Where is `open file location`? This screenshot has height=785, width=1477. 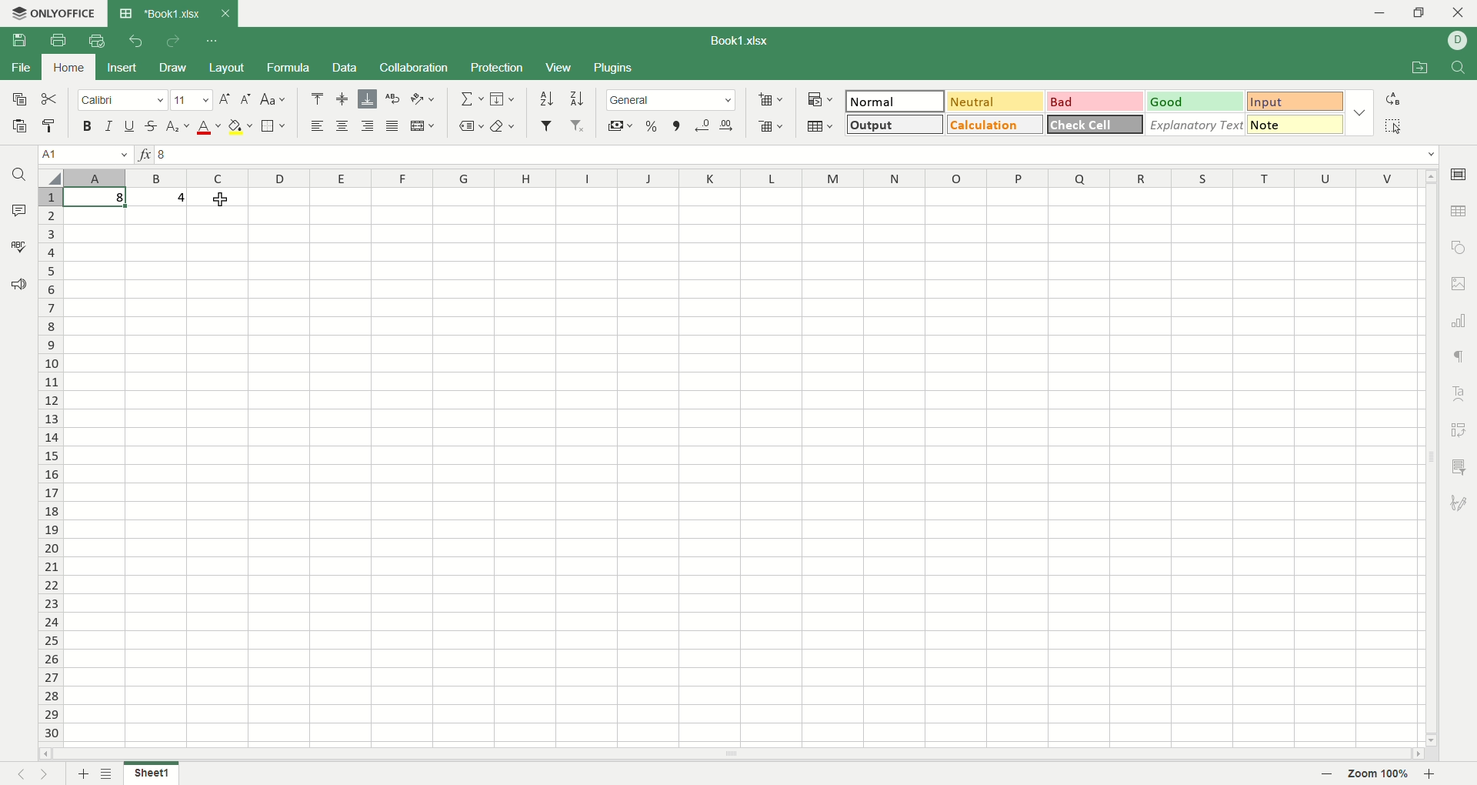
open file location is located at coordinates (1425, 67).